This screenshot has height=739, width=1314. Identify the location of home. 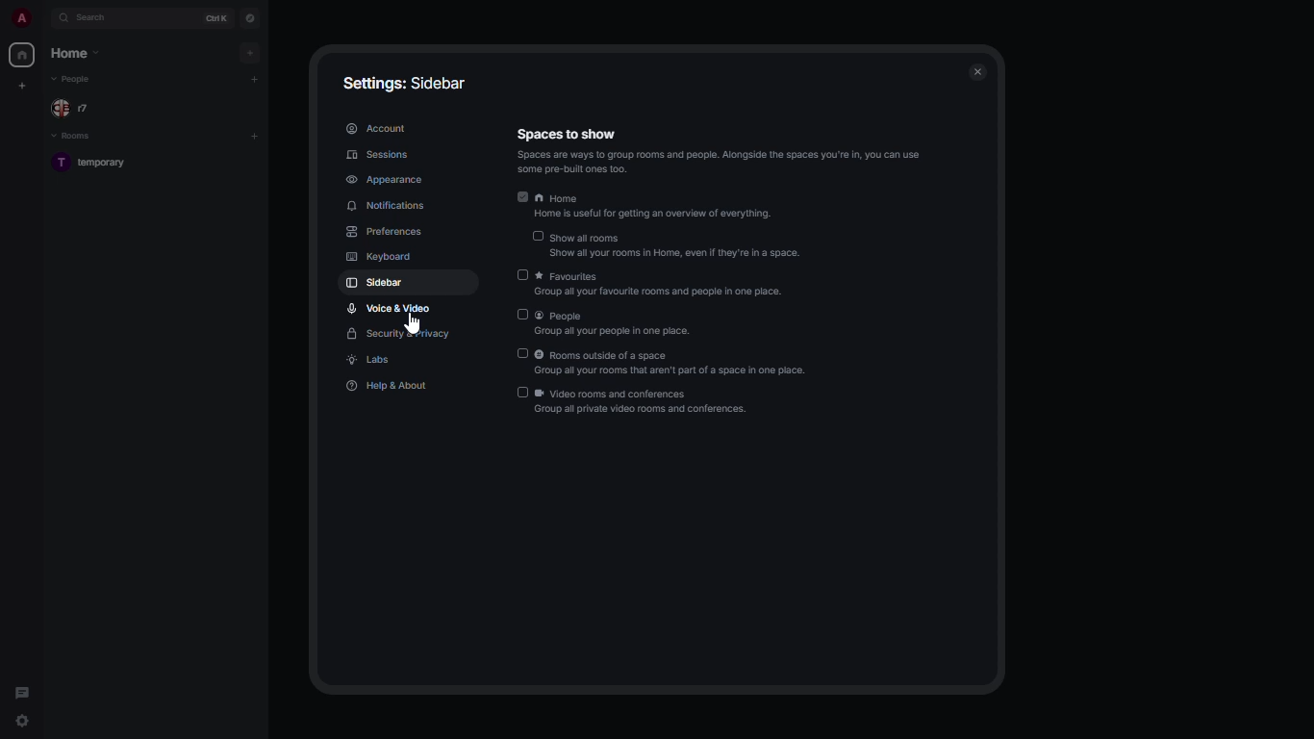
(79, 53).